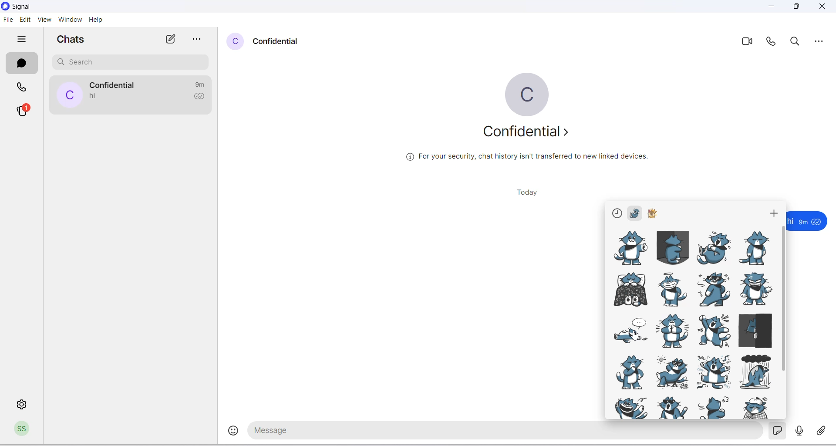 The height and width of the screenshot is (446, 836). I want to click on contact name, so click(115, 85).